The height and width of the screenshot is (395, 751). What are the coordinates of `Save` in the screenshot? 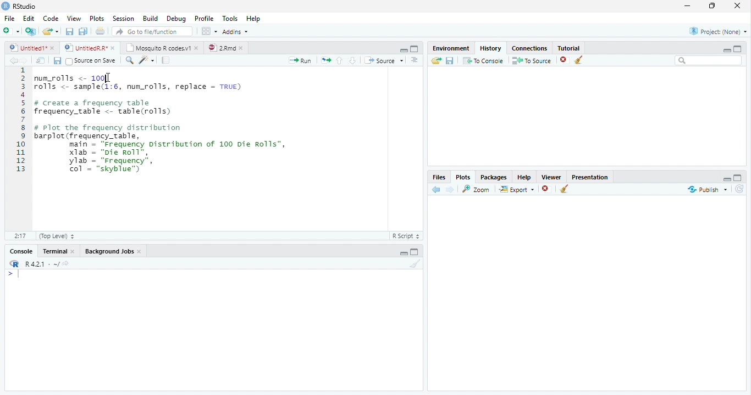 It's located at (57, 60).